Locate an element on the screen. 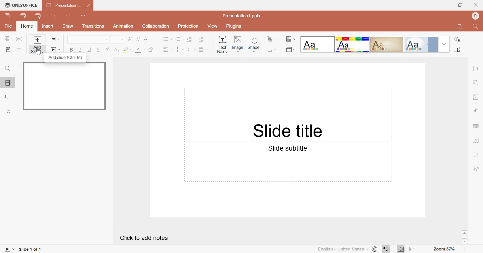 Image resolution: width=483 pixels, height=253 pixels. Paste is located at coordinates (7, 50).